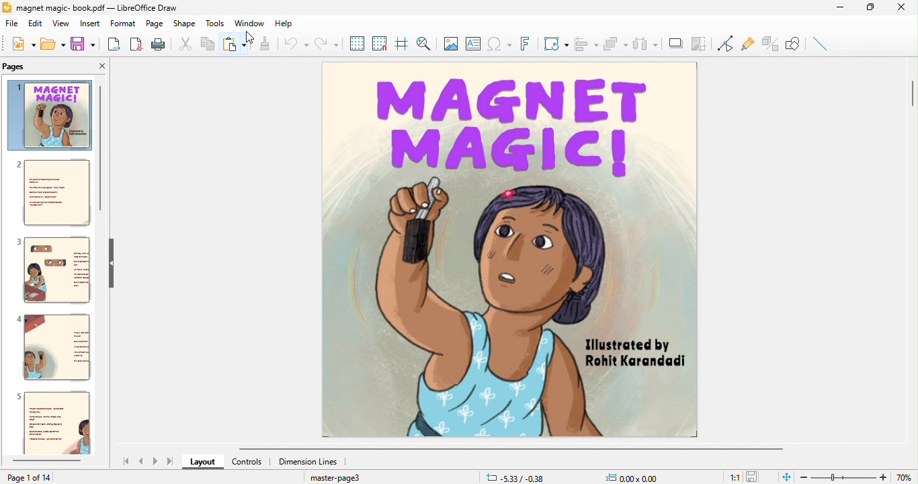  Describe the element at coordinates (52, 45) in the screenshot. I see `open` at that location.